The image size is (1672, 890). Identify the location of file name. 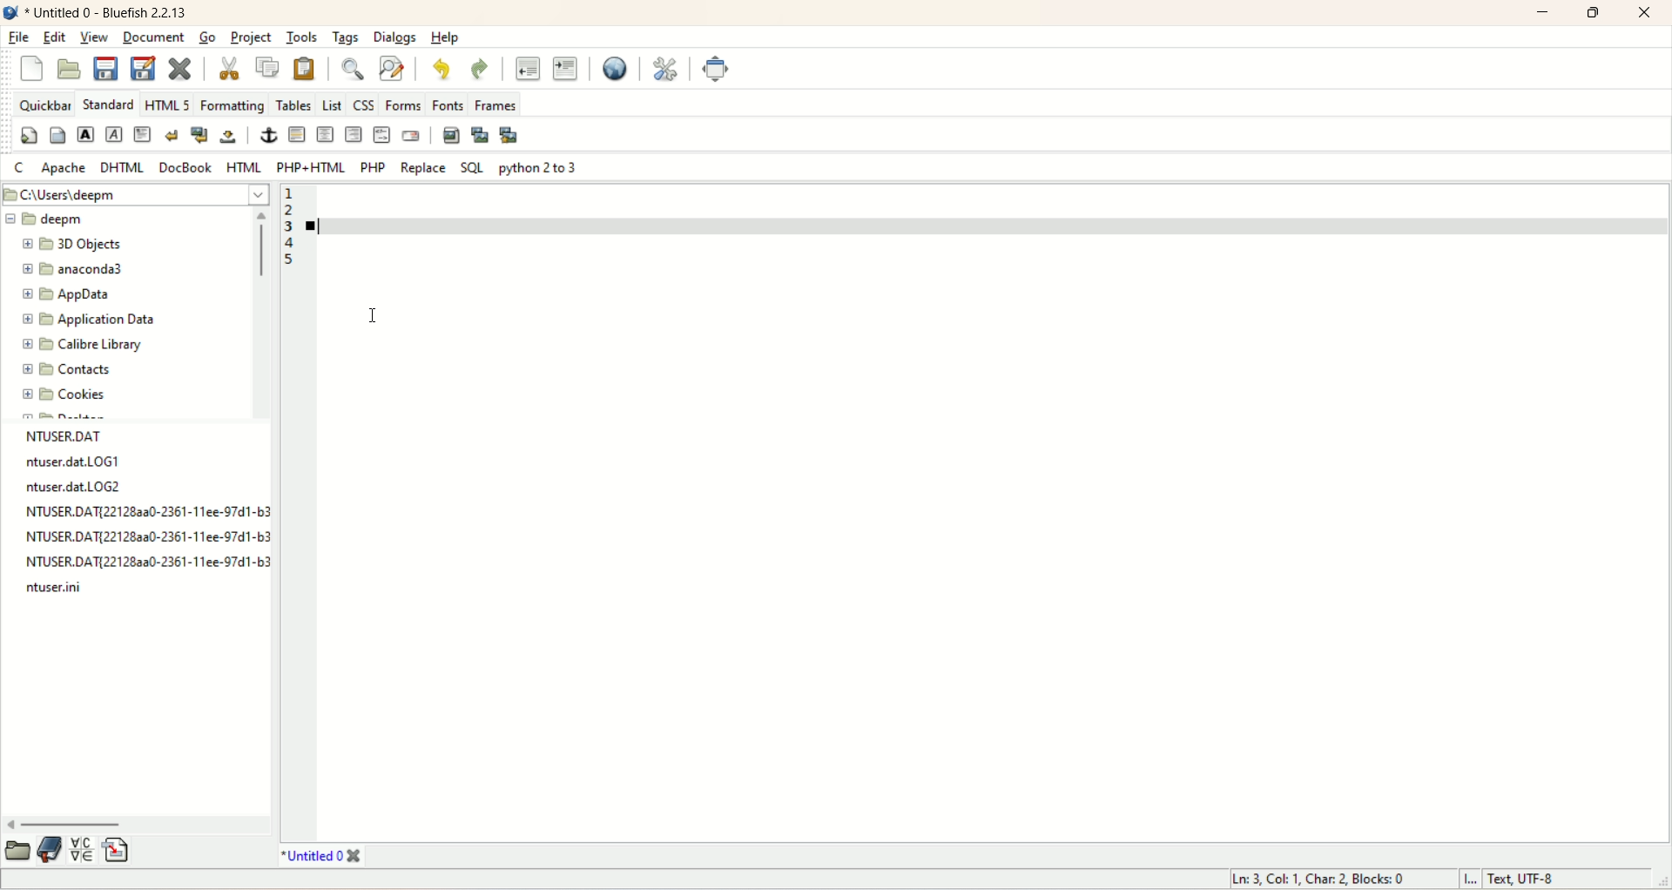
(89, 488).